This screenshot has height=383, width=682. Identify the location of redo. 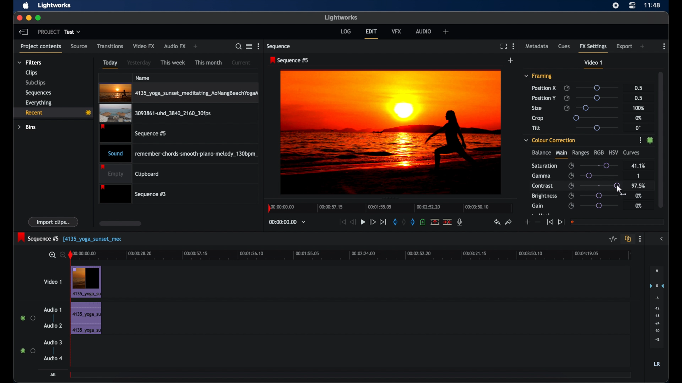
(509, 222).